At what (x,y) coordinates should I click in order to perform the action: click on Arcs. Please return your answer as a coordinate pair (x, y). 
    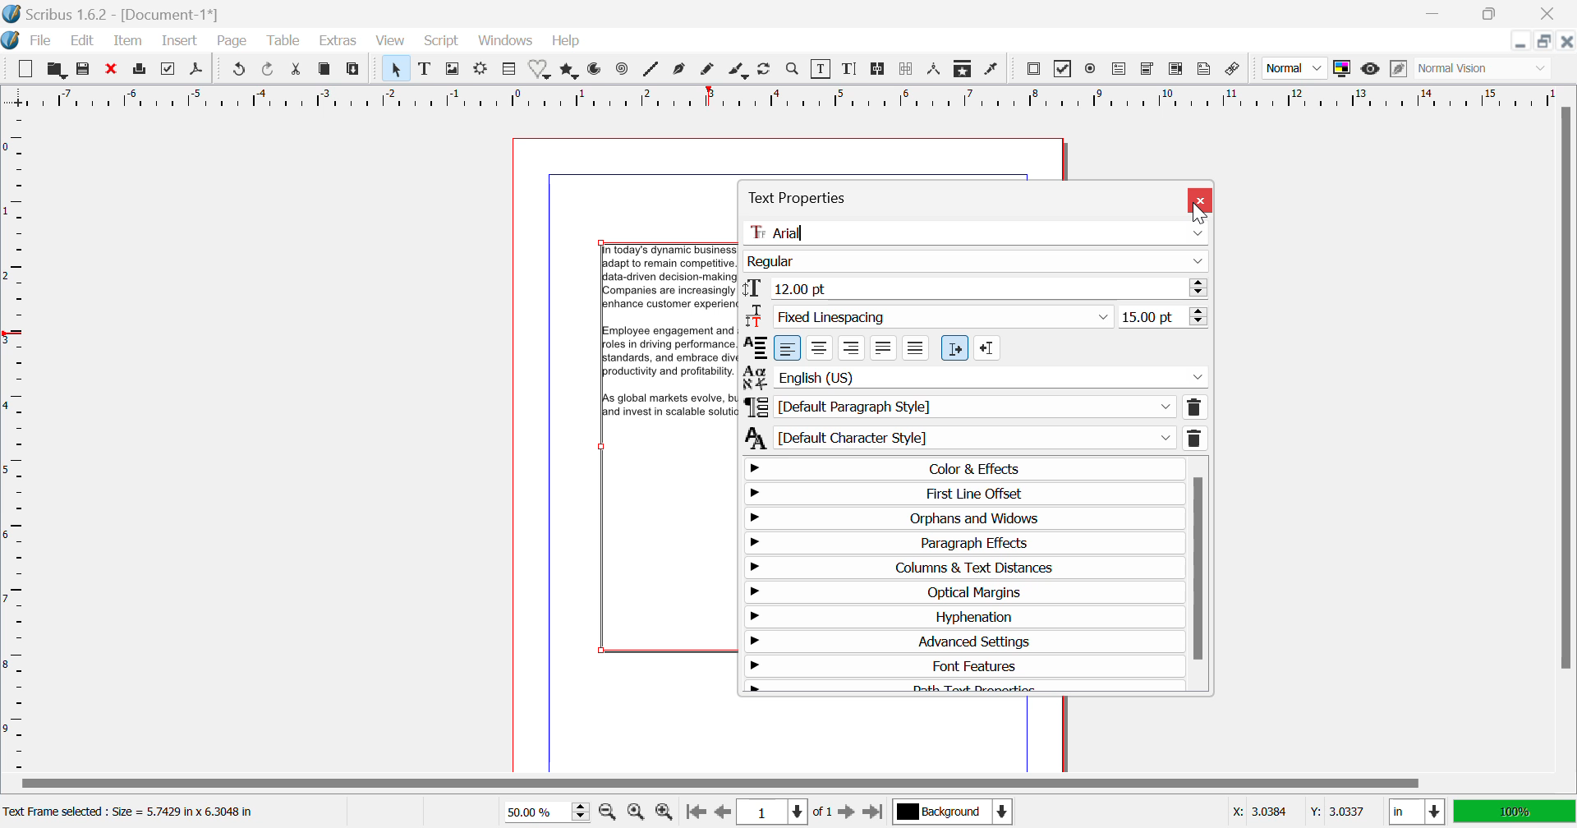
    Looking at the image, I should click on (596, 70).